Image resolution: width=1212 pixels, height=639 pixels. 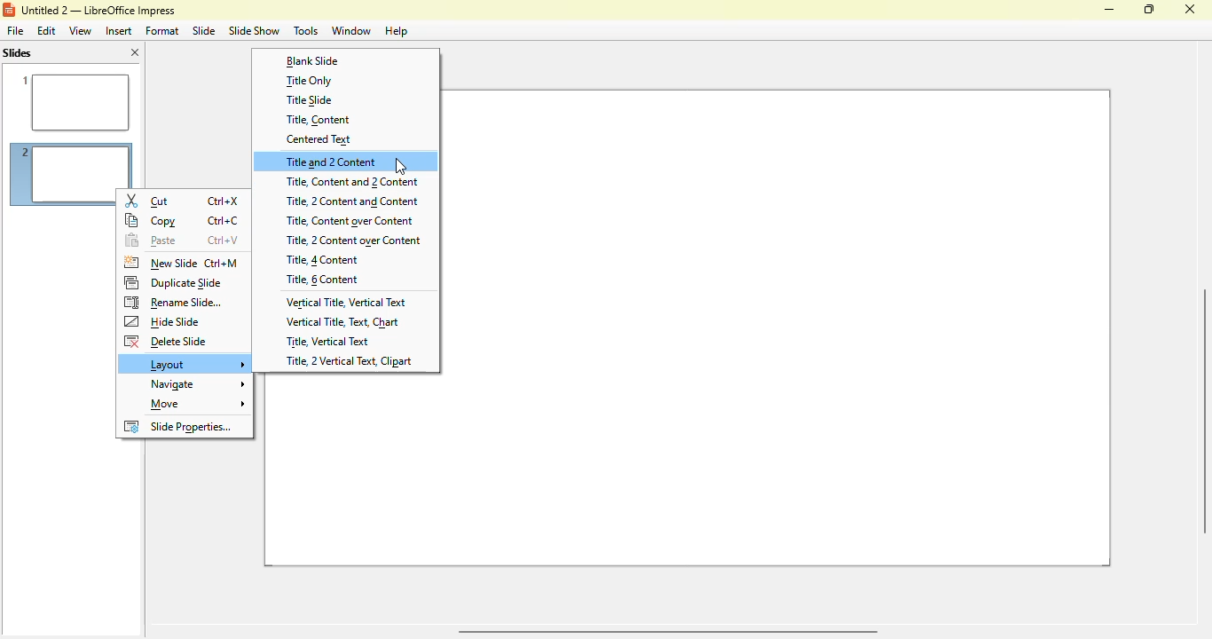 What do you see at coordinates (322, 261) in the screenshot?
I see `title, 4 content` at bounding box center [322, 261].